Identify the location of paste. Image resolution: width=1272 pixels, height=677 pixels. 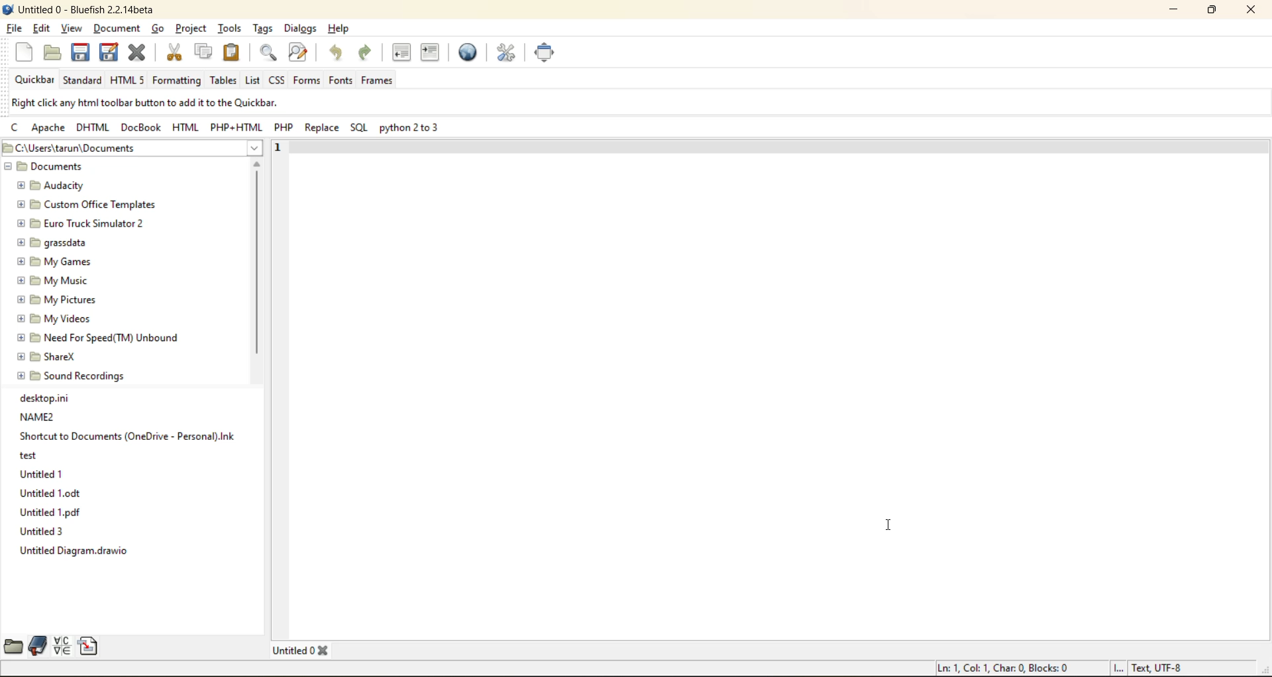
(233, 52).